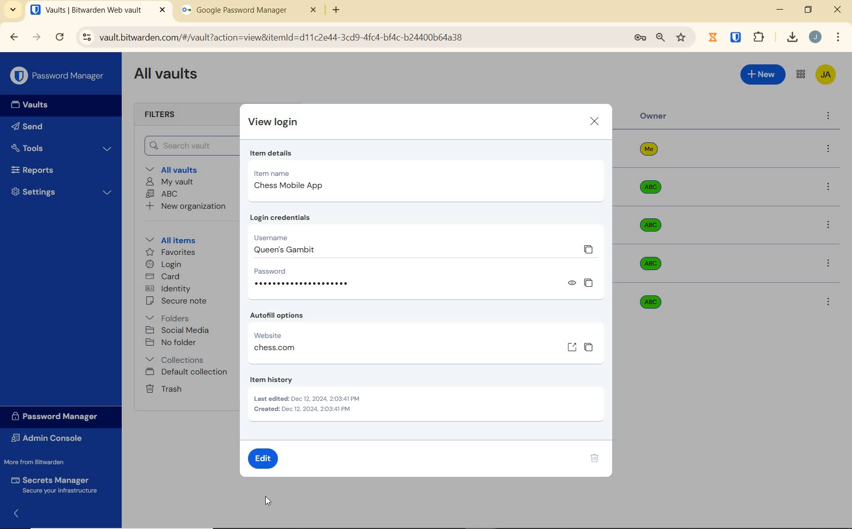 Image resolution: width=852 pixels, height=529 pixels. Describe the element at coordinates (188, 145) in the screenshot. I see `Search Vault` at that location.